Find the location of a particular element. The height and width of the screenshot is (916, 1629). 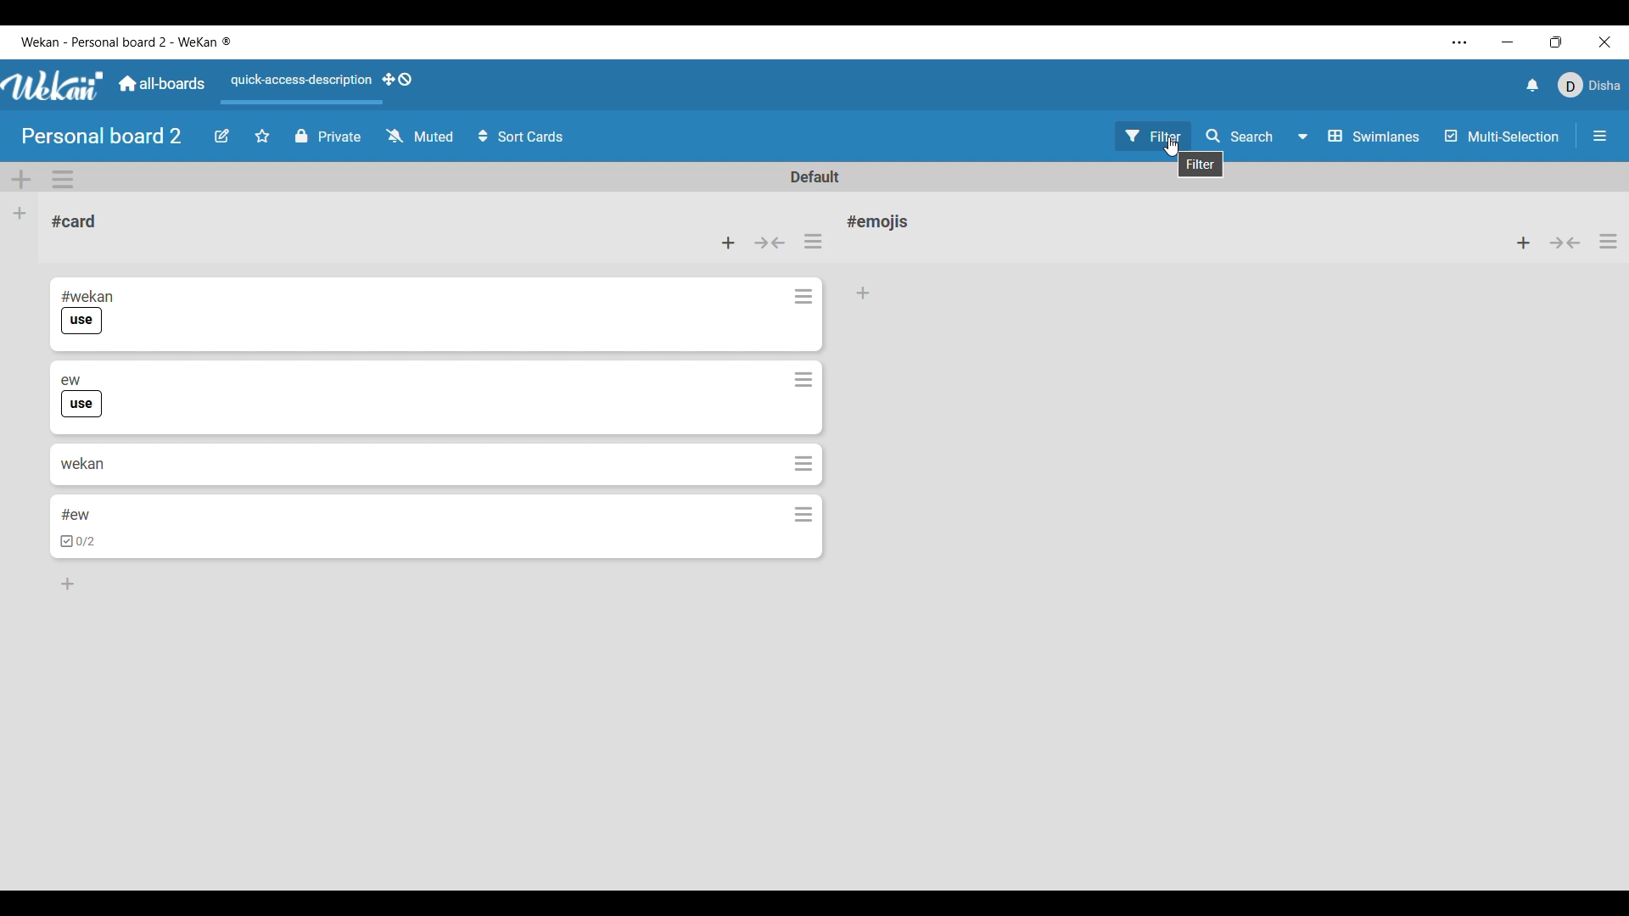

ew is located at coordinates (71, 378).